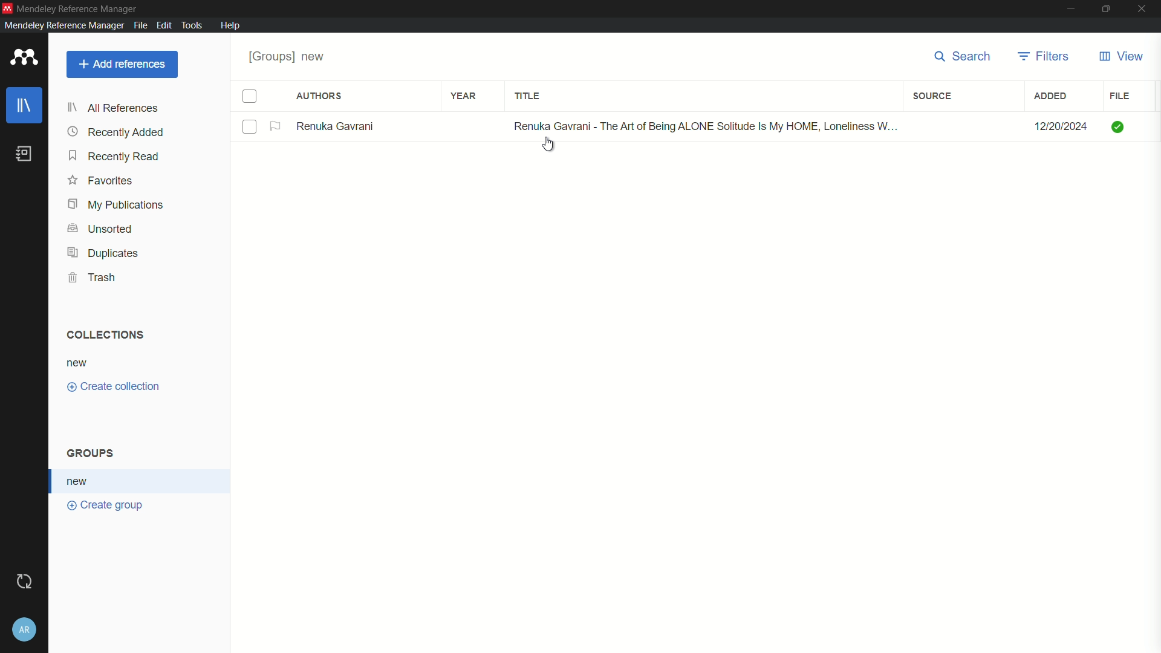 The height and width of the screenshot is (653, 1161). Describe the element at coordinates (1116, 127) in the screenshot. I see `checkmark` at that location.